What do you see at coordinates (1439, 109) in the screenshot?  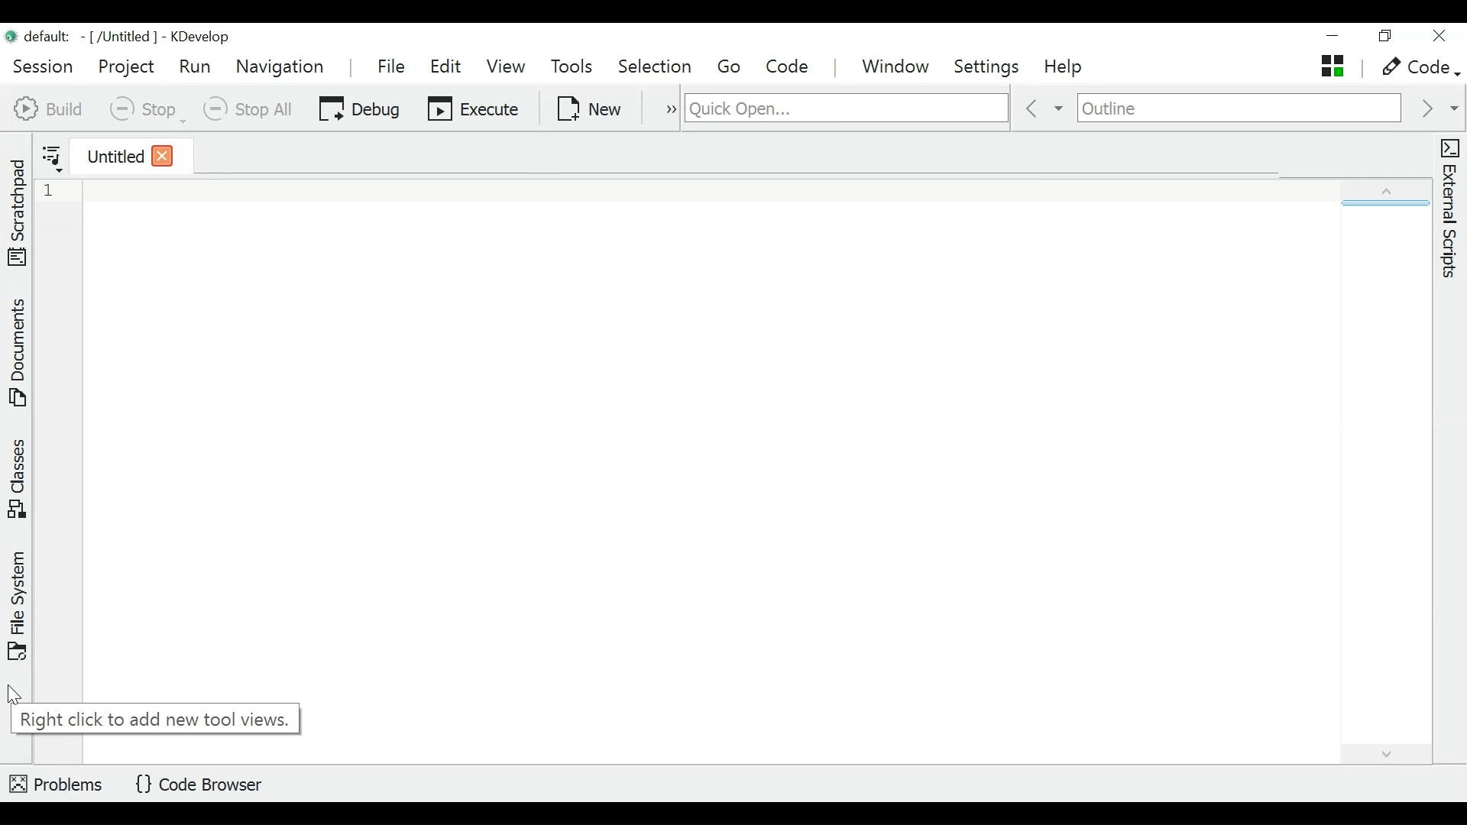 I see `next` at bounding box center [1439, 109].